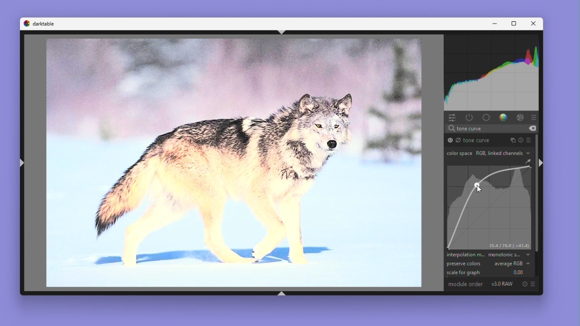 The width and height of the screenshot is (580, 326). What do you see at coordinates (502, 284) in the screenshot?
I see `V3.0 RAW` at bounding box center [502, 284].